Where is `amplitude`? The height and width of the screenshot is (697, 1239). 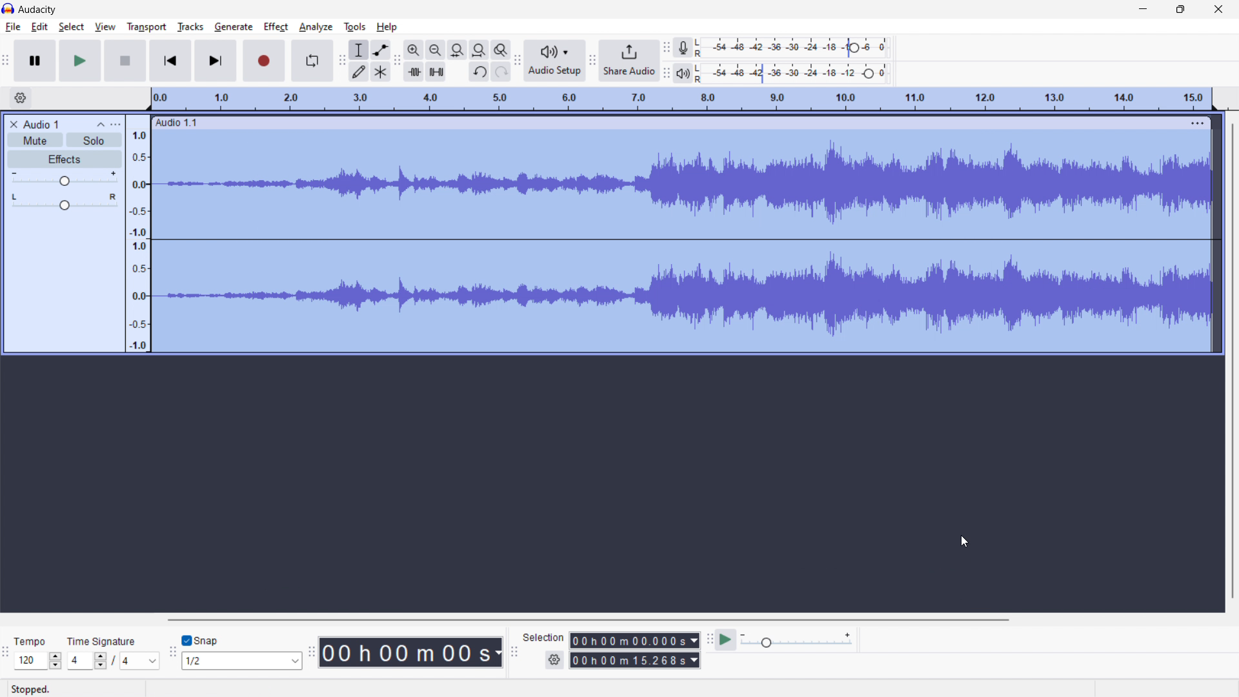
amplitude is located at coordinates (139, 233).